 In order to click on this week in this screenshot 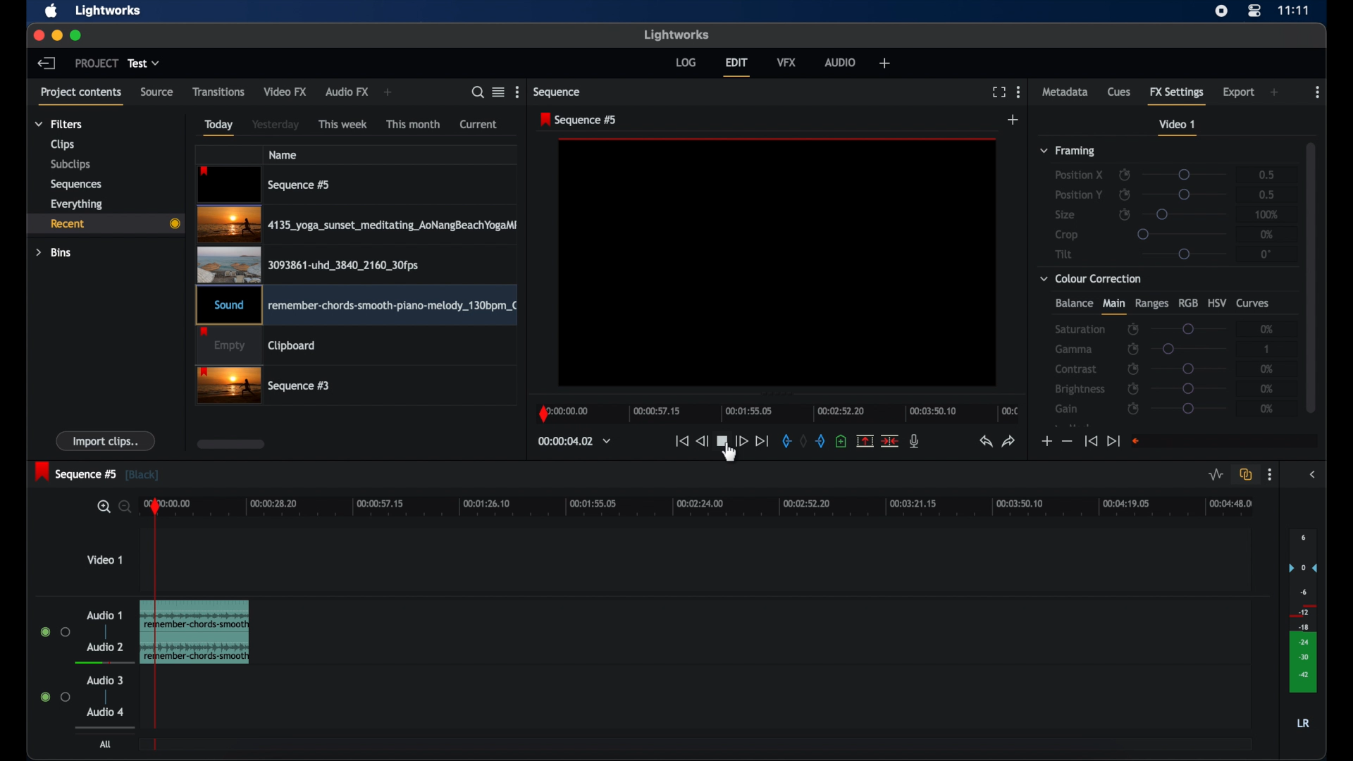, I will do `click(343, 125)`.